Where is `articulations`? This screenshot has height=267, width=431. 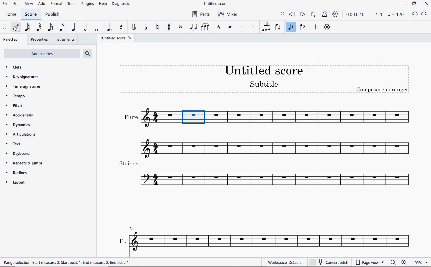 articulations is located at coordinates (22, 135).